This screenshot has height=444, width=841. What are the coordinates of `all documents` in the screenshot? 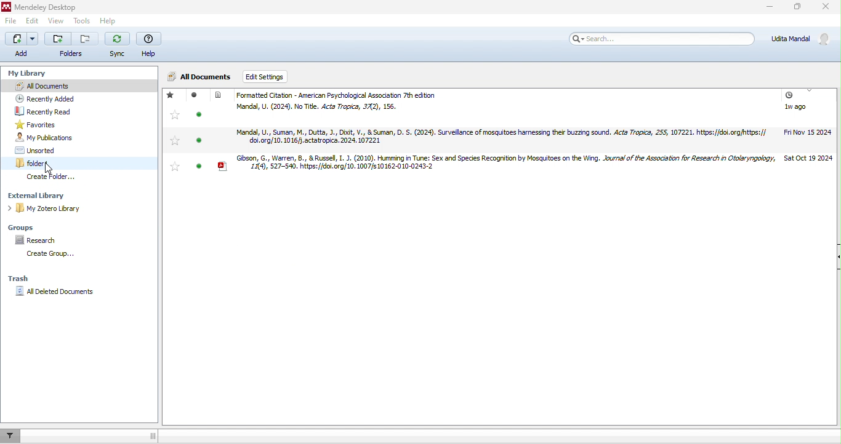 It's located at (65, 86).